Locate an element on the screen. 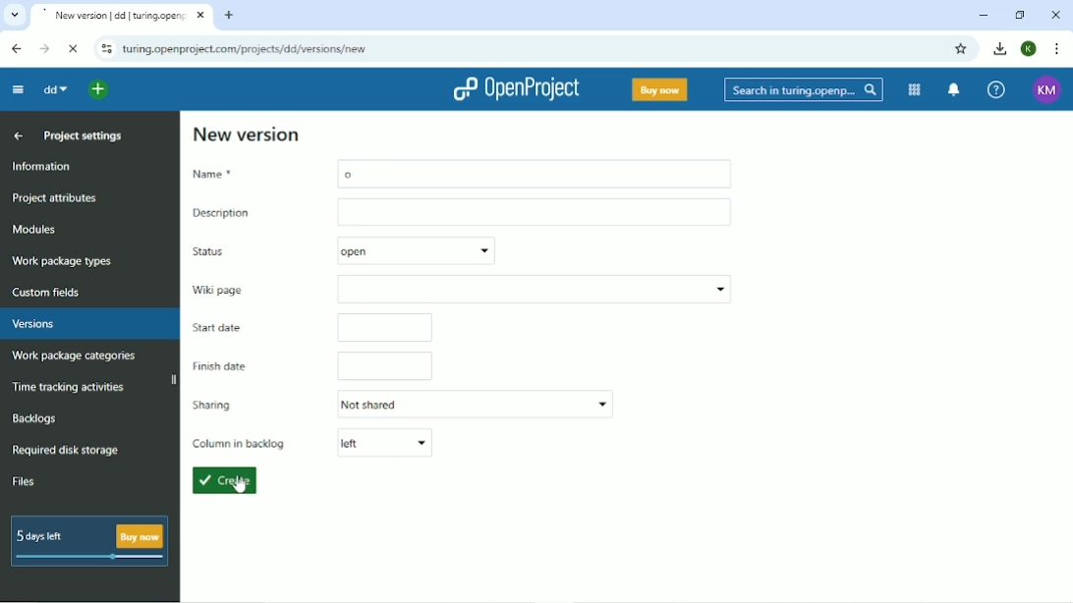 This screenshot has width=1073, height=603. Bookmark this tab is located at coordinates (960, 49).